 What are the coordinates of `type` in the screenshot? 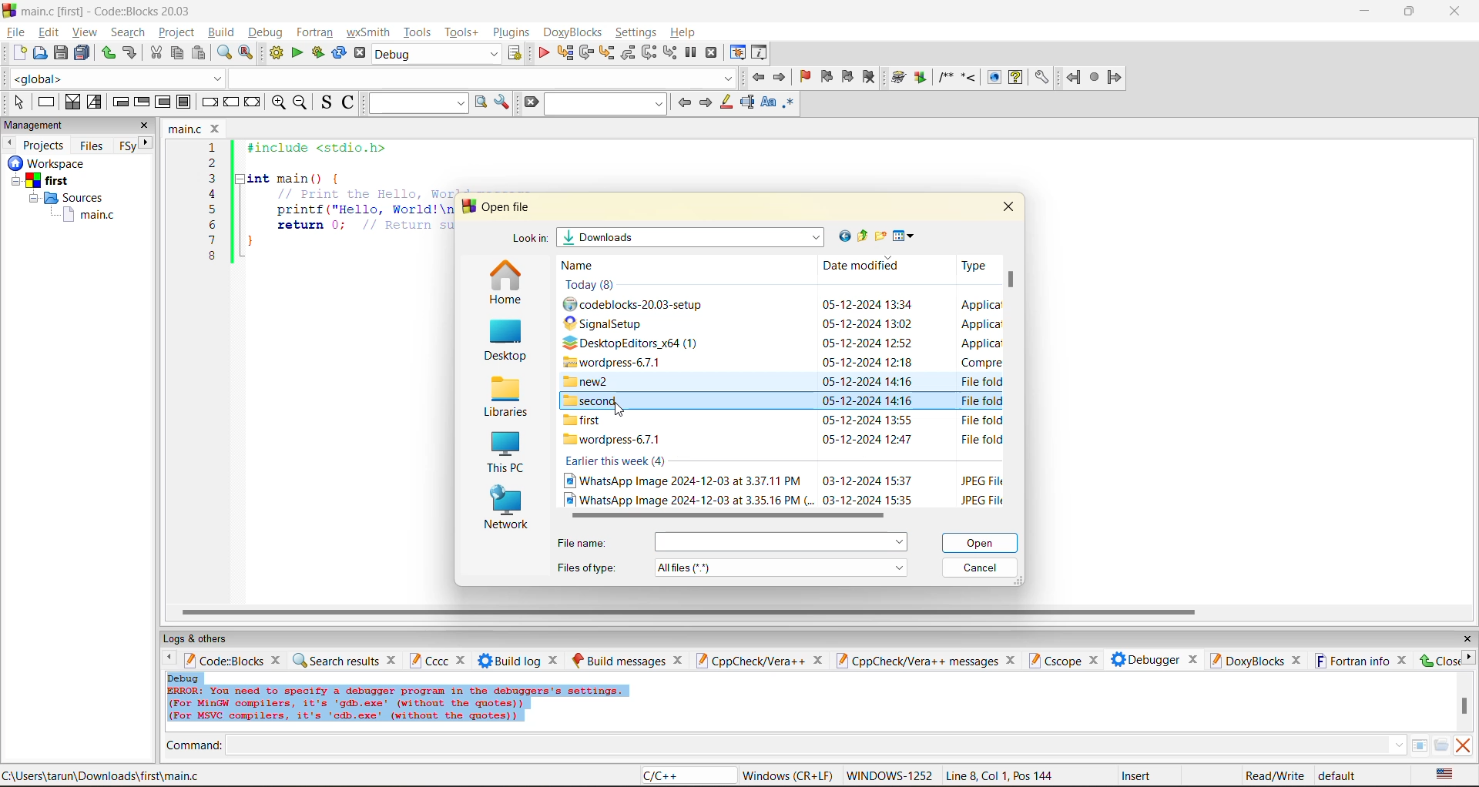 It's located at (979, 323).